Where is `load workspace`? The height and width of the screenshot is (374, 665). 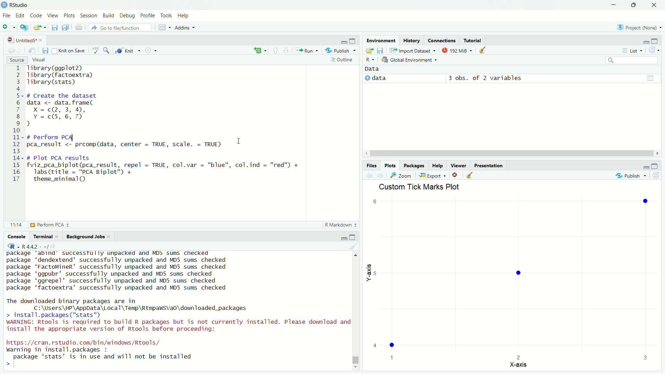
load workspace is located at coordinates (370, 50).